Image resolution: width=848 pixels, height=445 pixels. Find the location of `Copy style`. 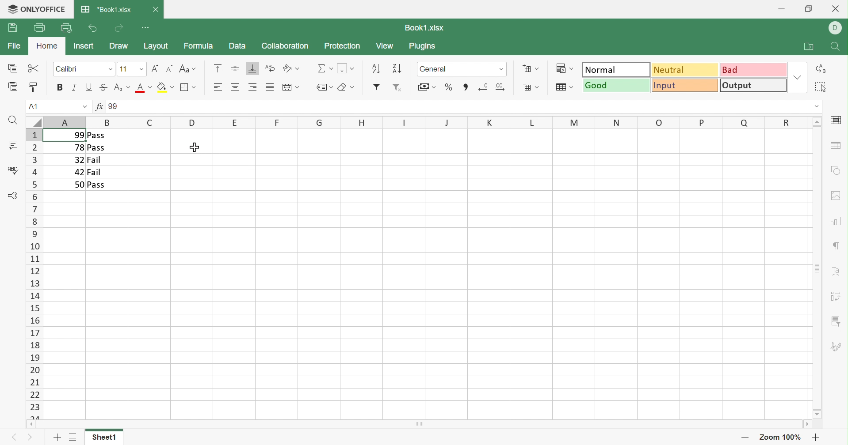

Copy style is located at coordinates (32, 88).